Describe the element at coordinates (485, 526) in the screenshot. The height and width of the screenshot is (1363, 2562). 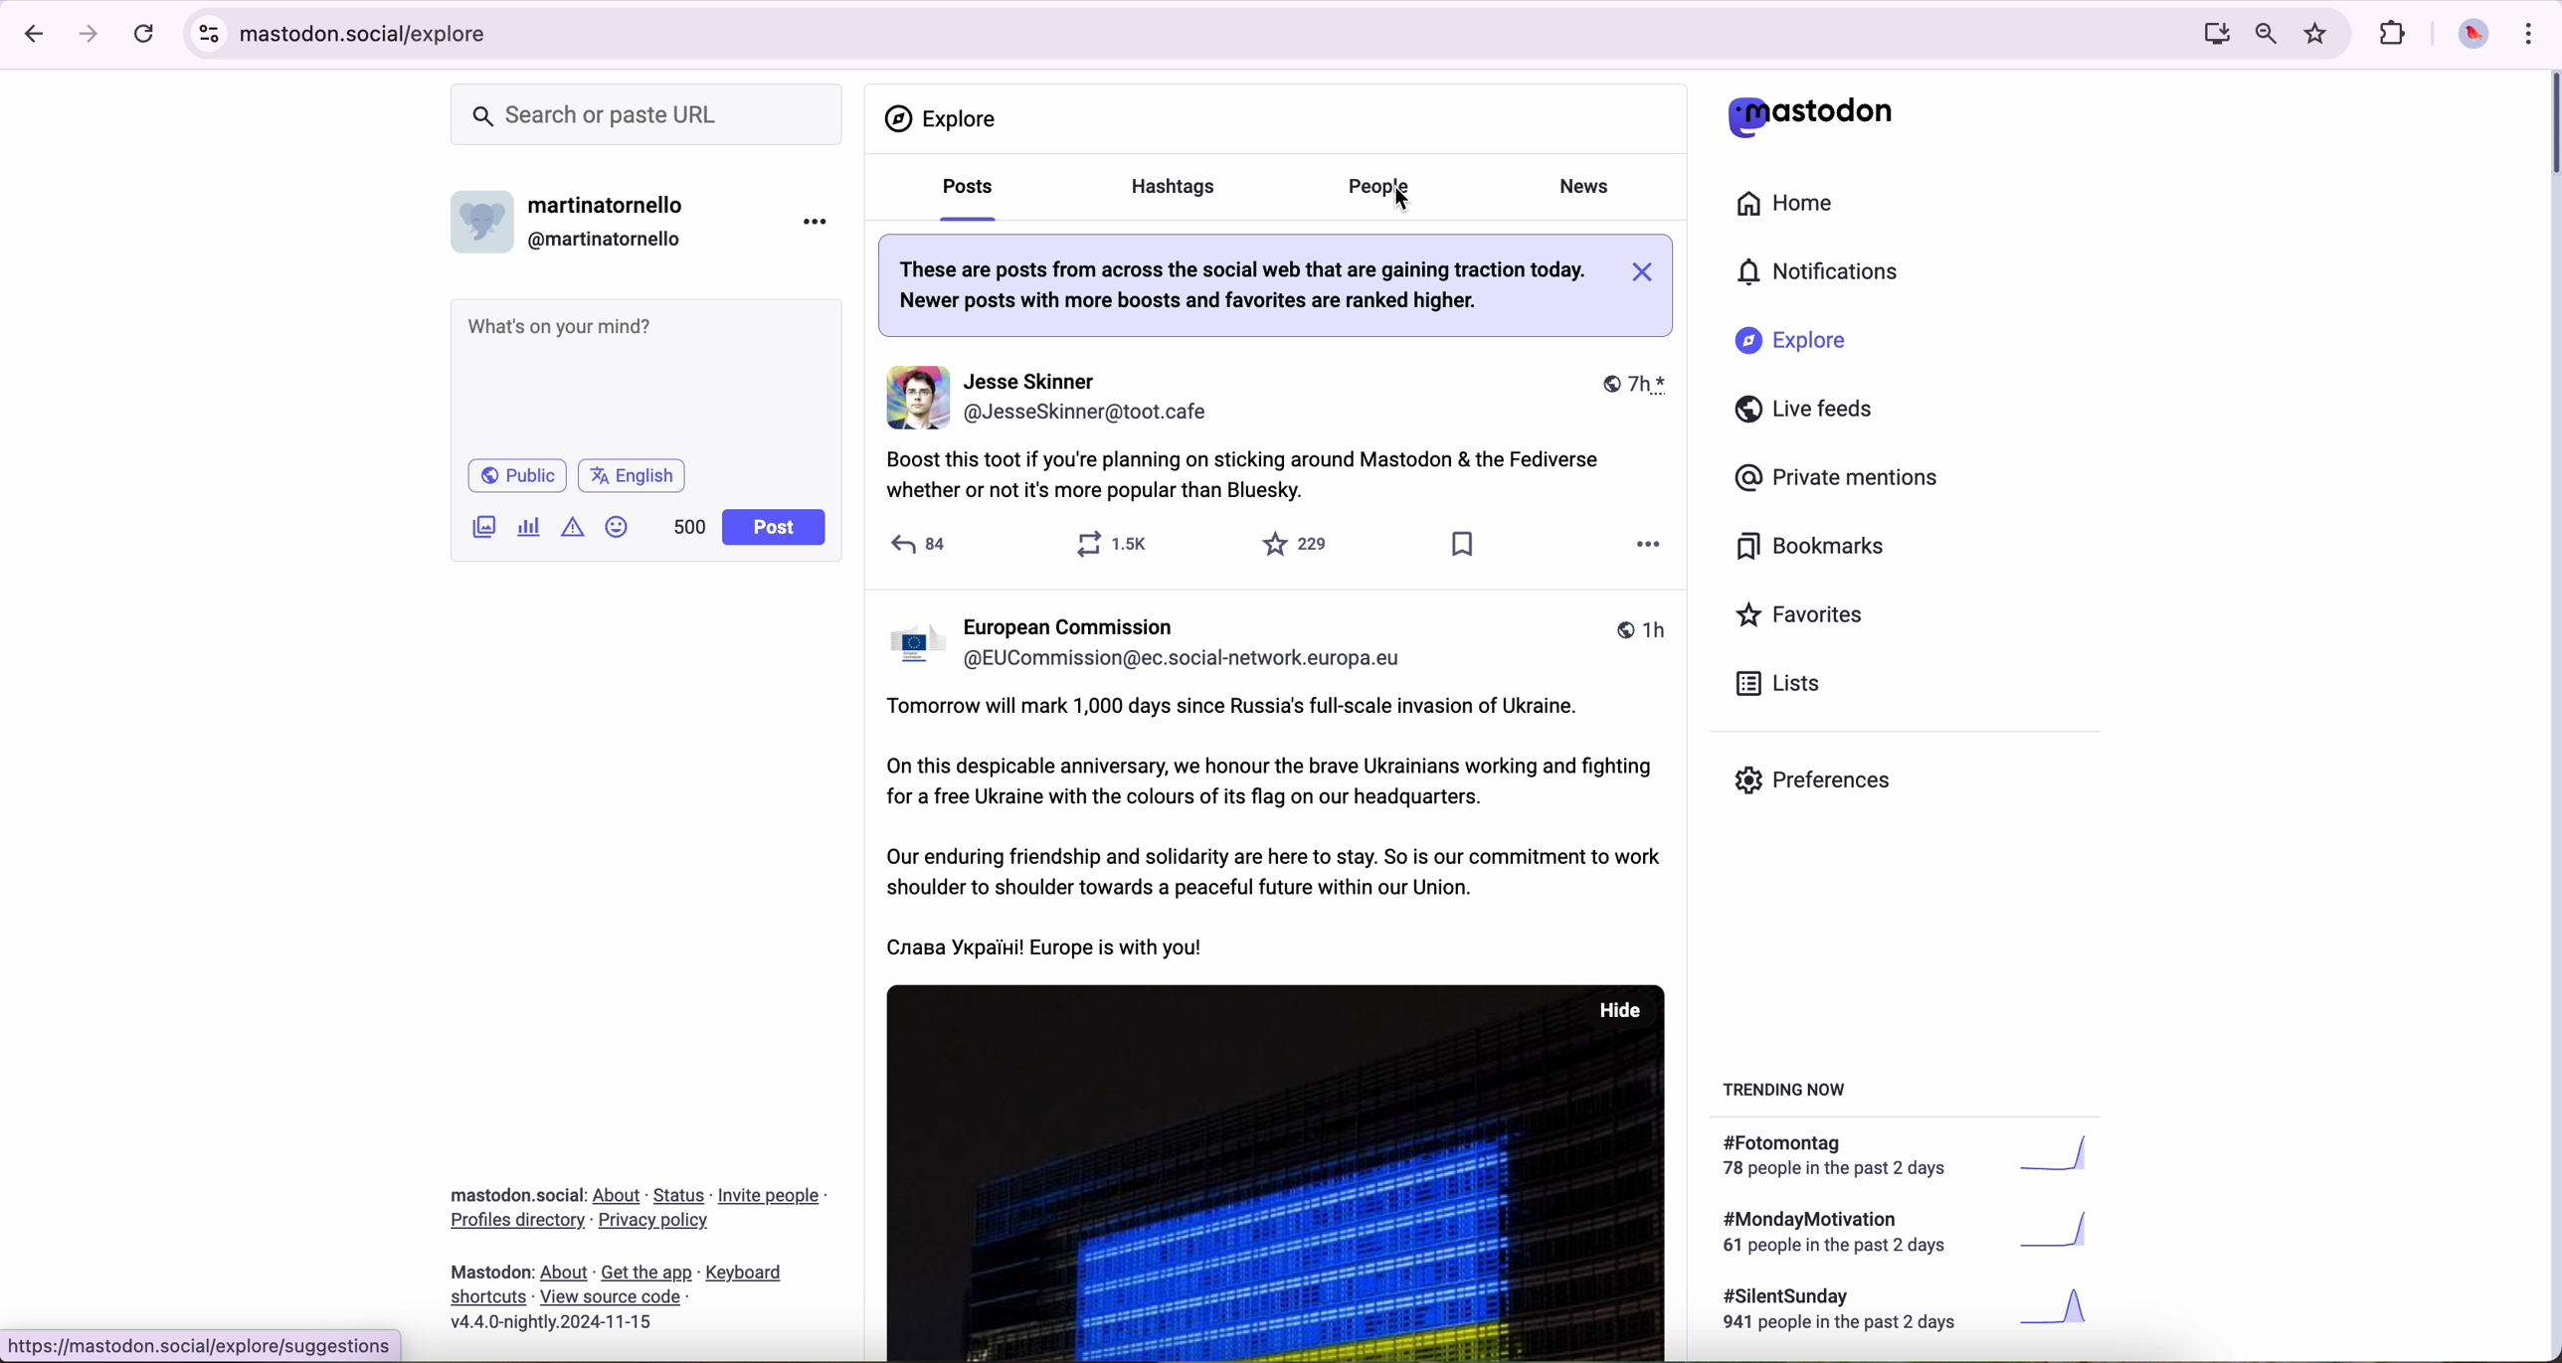
I see `attach image` at that location.